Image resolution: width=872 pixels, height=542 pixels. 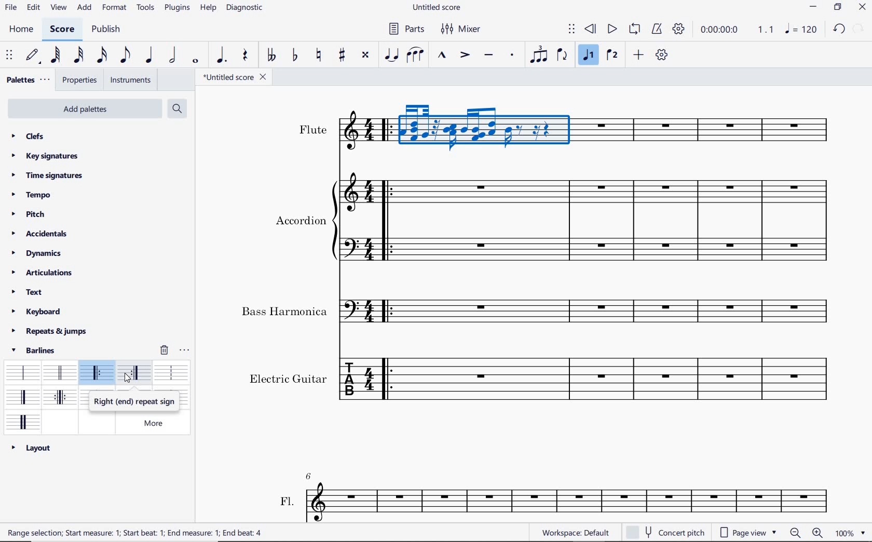 I want to click on 64th note, so click(x=55, y=56).